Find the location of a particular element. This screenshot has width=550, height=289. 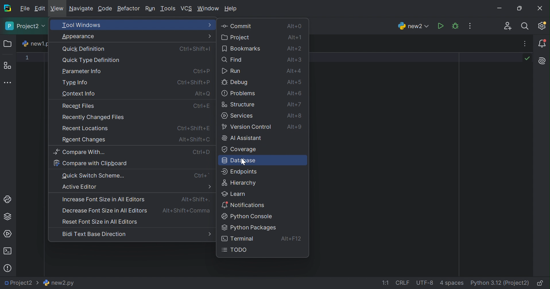

Context info is located at coordinates (79, 93).